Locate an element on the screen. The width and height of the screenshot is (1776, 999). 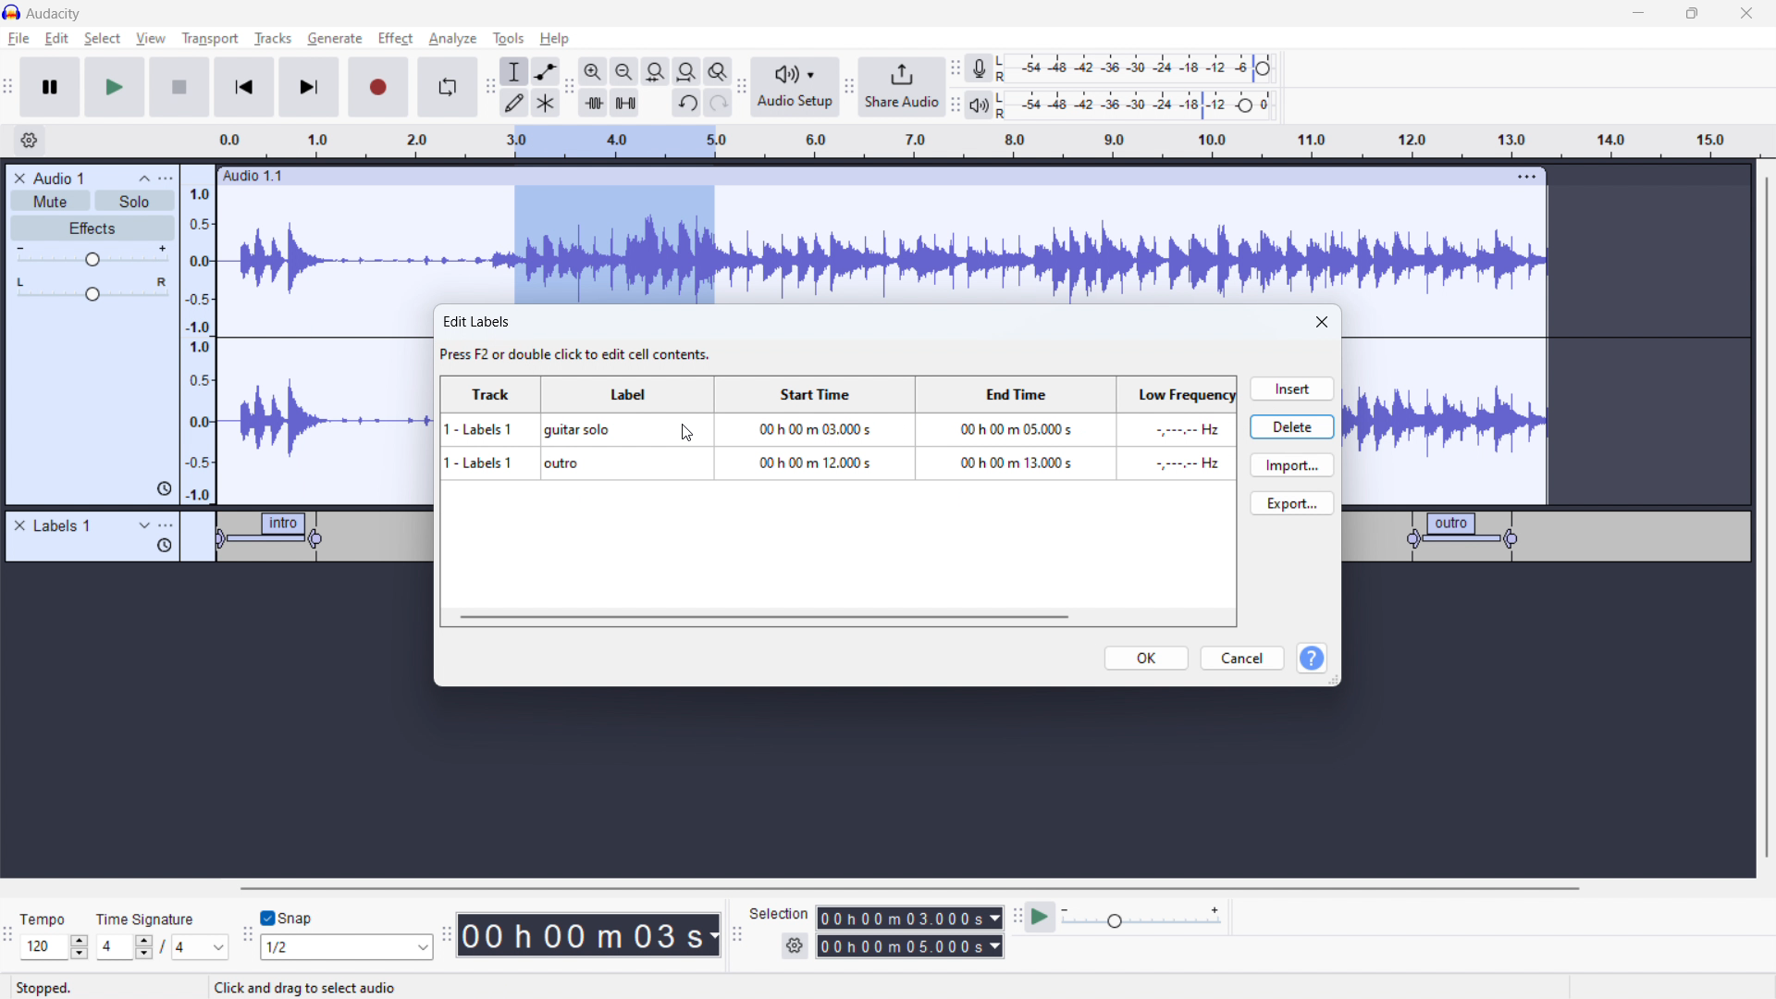
timeline settings is located at coordinates (29, 142).